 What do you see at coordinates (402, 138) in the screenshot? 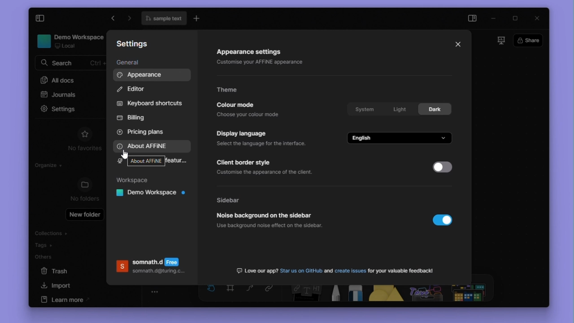
I see `English` at bounding box center [402, 138].